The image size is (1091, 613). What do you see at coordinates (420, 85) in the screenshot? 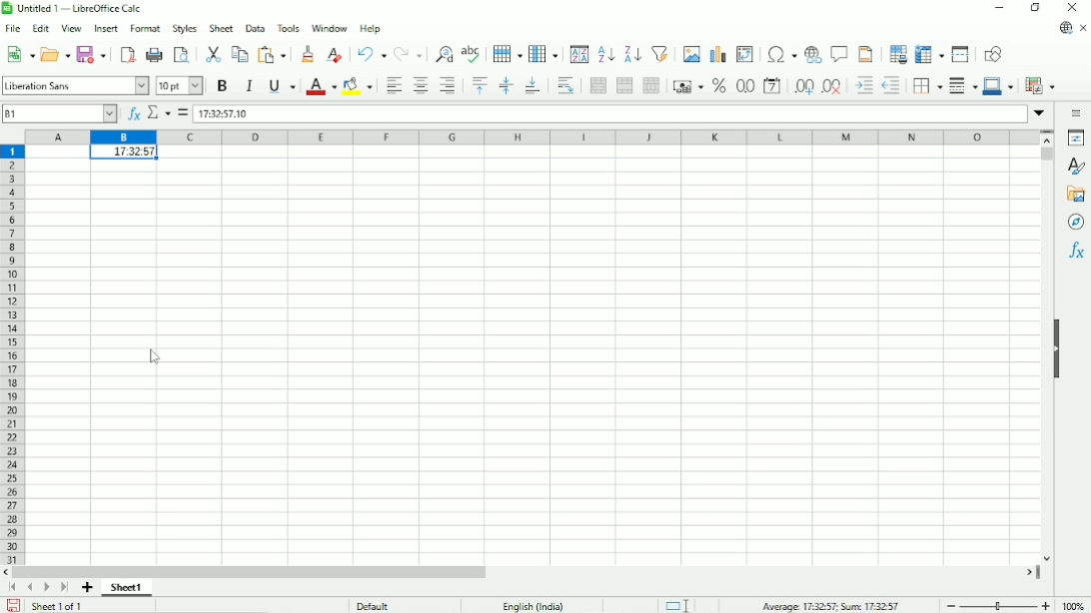
I see `Align center` at bounding box center [420, 85].